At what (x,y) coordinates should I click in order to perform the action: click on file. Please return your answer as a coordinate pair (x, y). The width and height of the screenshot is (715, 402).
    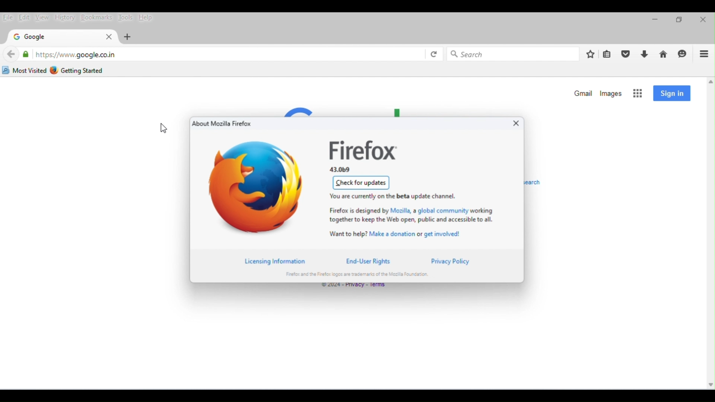
    Looking at the image, I should click on (8, 18).